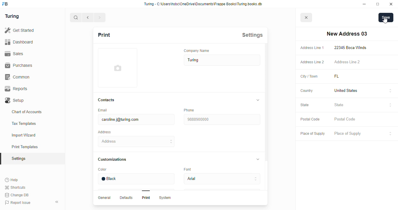 The width and height of the screenshot is (398, 210). What do you see at coordinates (146, 197) in the screenshot?
I see `Print` at bounding box center [146, 197].